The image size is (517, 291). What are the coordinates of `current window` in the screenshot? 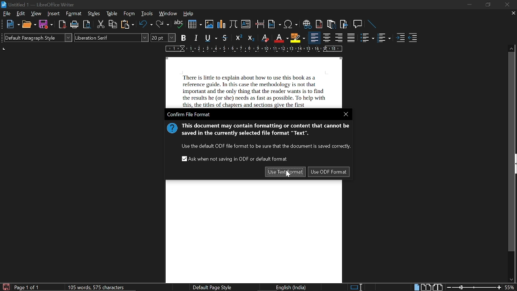 It's located at (189, 114).